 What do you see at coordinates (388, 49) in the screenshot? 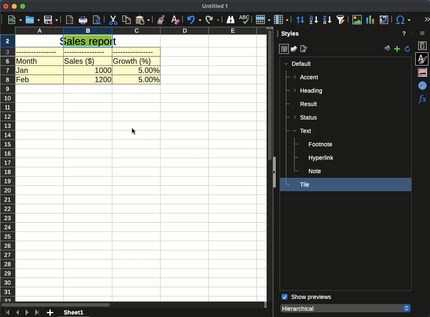
I see `fill format mode` at bounding box center [388, 49].